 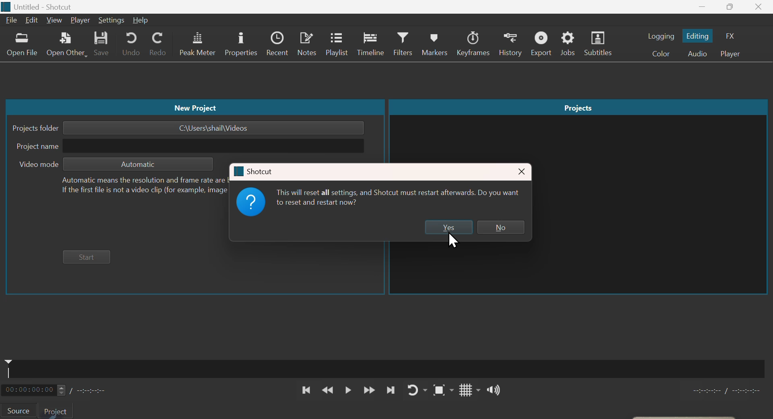 What do you see at coordinates (20, 410) in the screenshot?
I see `Source` at bounding box center [20, 410].